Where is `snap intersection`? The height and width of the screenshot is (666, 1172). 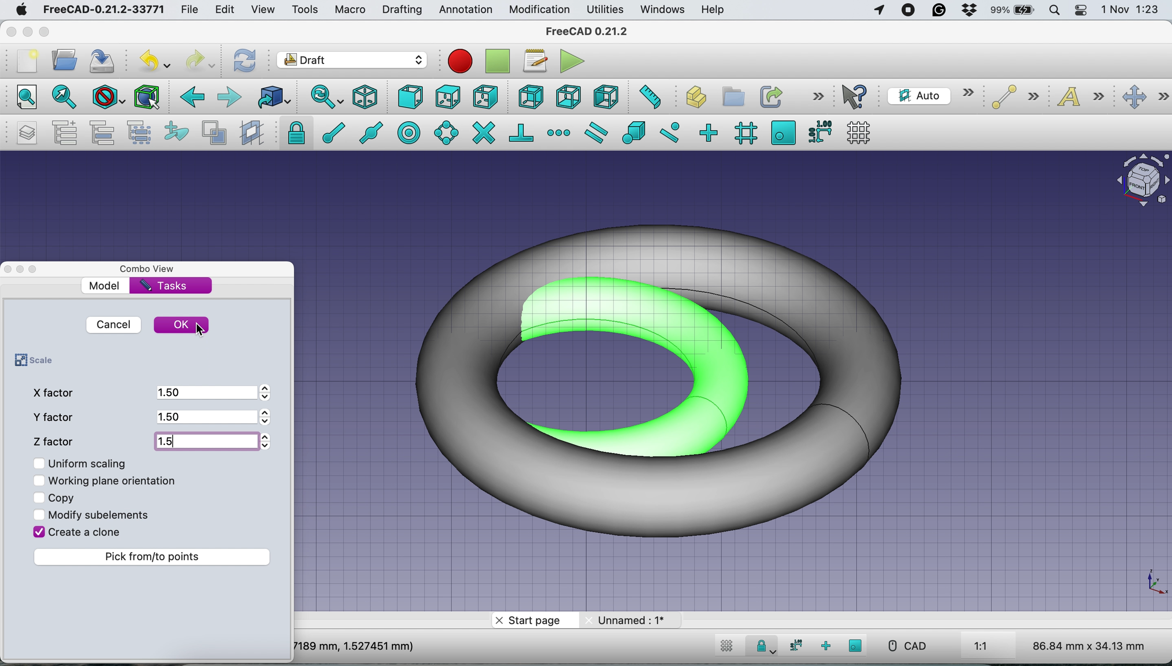 snap intersection is located at coordinates (483, 133).